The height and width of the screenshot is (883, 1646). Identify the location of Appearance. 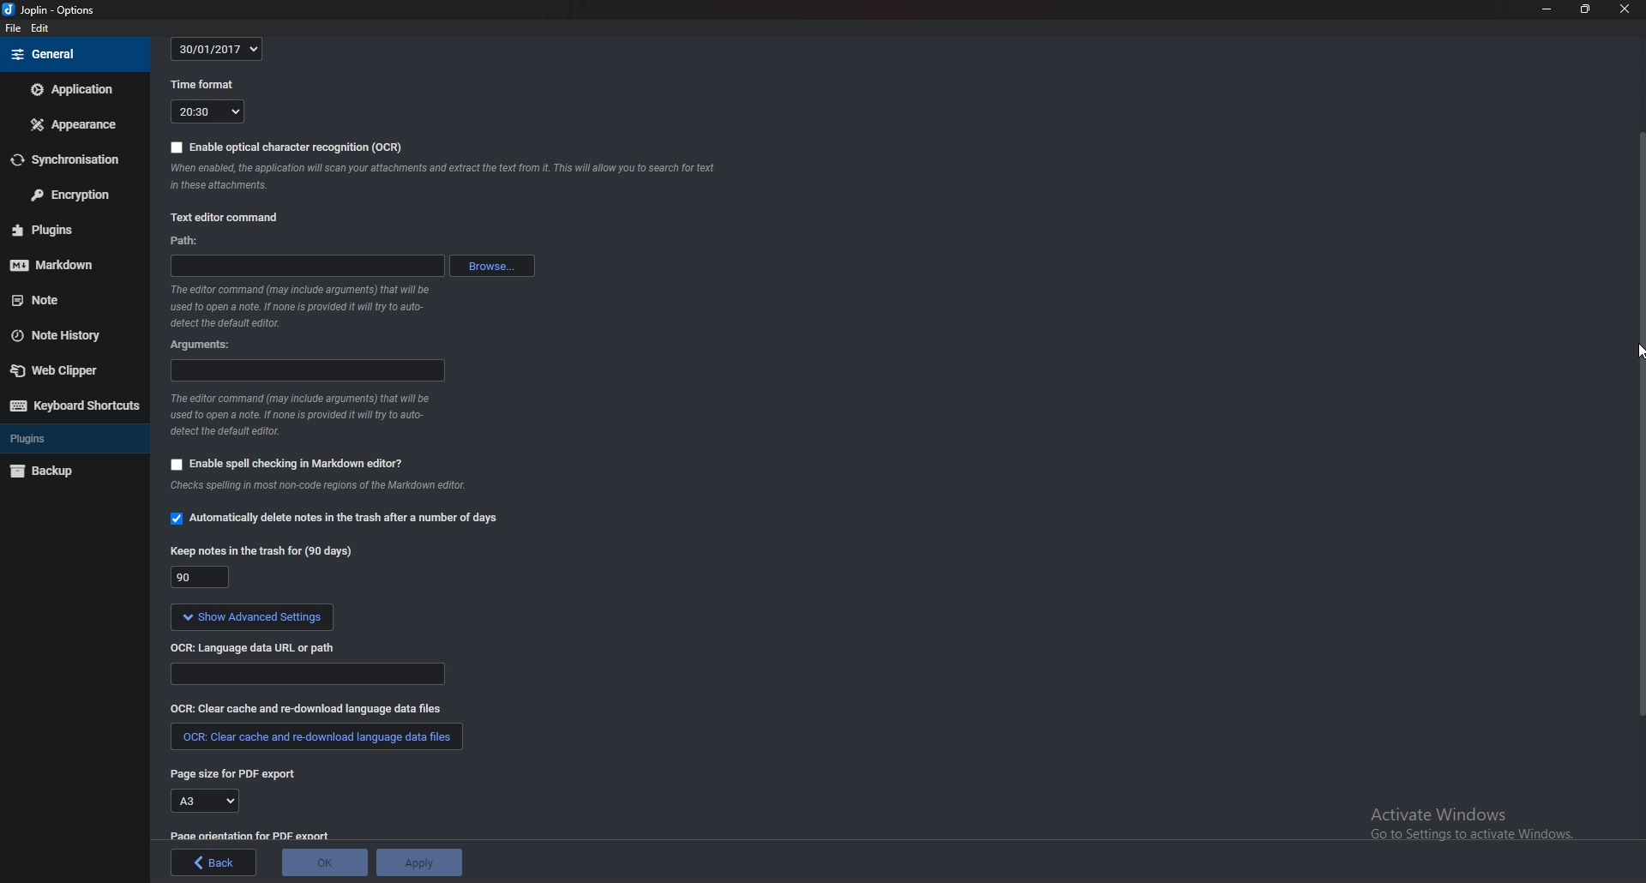
(70, 126).